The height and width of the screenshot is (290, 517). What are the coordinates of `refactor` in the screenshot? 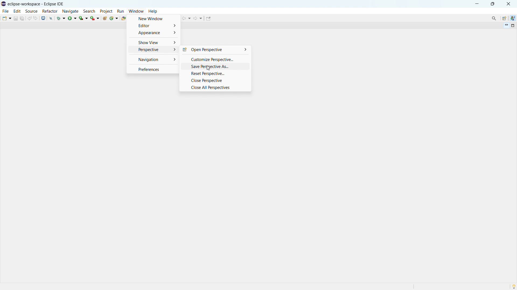 It's located at (50, 12).